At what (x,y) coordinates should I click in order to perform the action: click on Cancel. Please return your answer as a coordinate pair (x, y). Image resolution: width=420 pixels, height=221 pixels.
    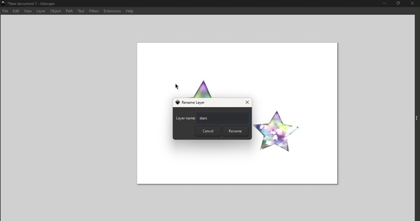
    Looking at the image, I should click on (208, 131).